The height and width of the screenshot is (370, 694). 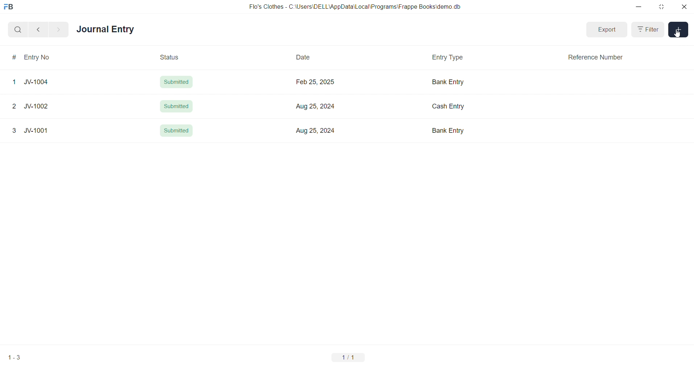 I want to click on cursor, so click(x=679, y=36).